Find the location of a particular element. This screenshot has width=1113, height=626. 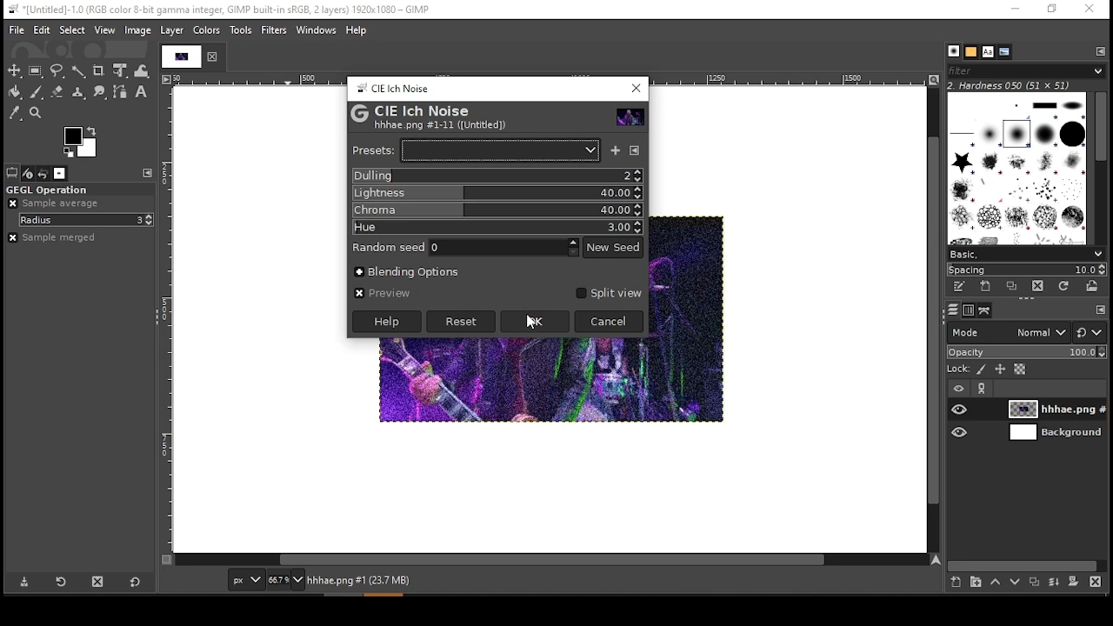

*[untitled]-1.0(rgb color 8-bit gamma integer, gimp built-in sRGB, 2 layers) 1920x1080  - gimp is located at coordinates (220, 9).